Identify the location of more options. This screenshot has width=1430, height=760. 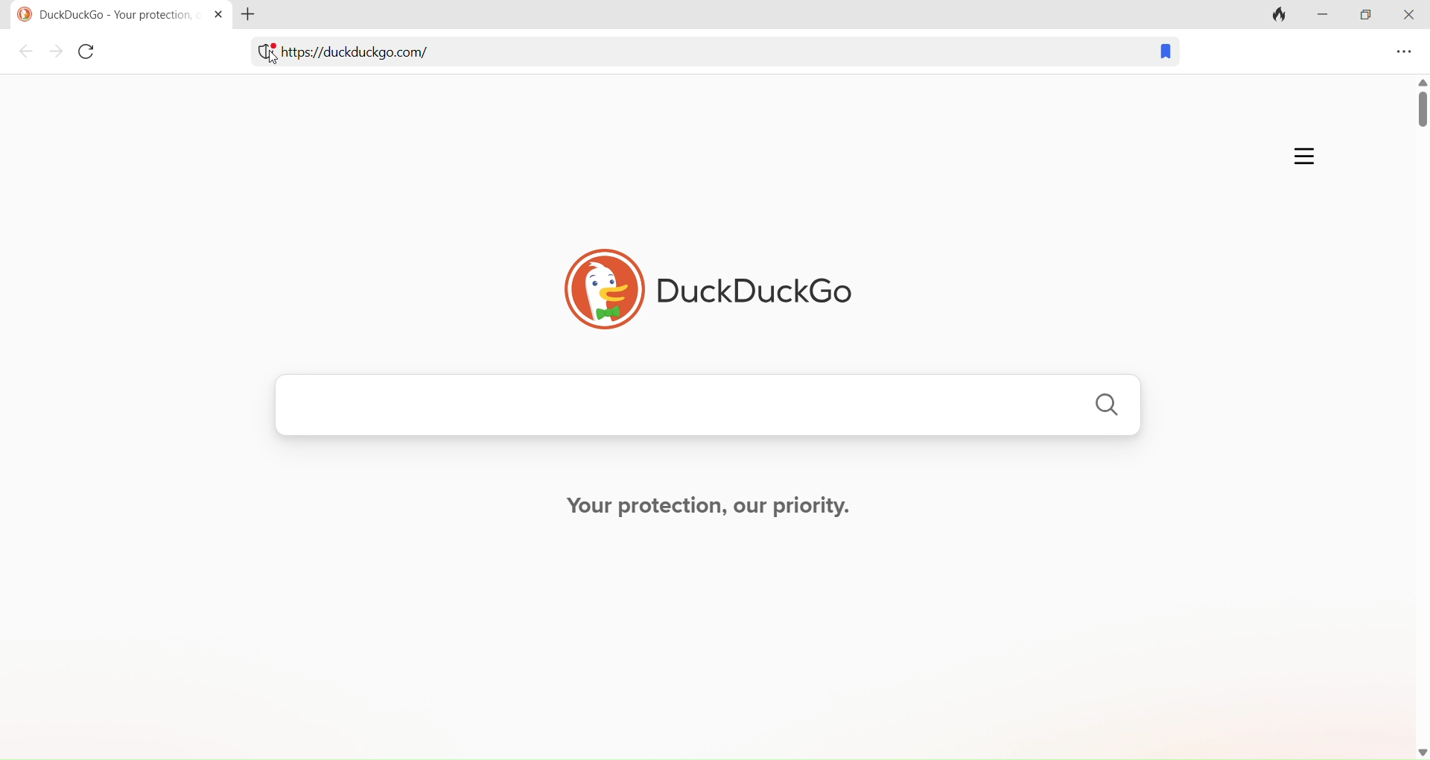
(1300, 153).